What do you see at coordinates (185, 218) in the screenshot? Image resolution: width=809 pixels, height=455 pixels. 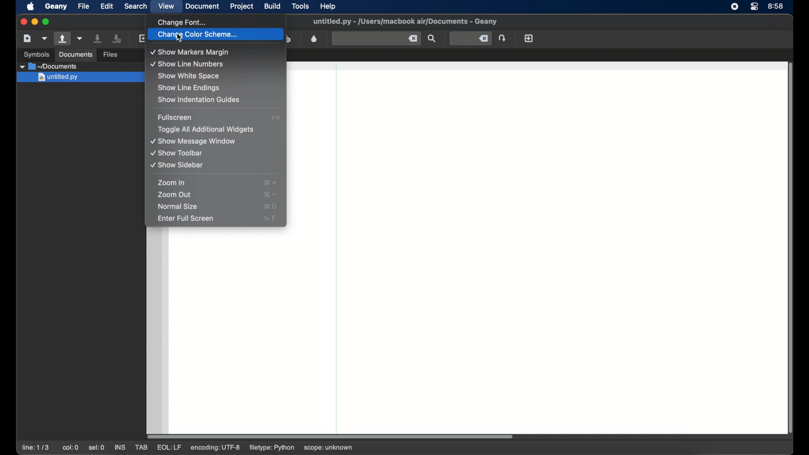 I see `enter full screen` at bounding box center [185, 218].